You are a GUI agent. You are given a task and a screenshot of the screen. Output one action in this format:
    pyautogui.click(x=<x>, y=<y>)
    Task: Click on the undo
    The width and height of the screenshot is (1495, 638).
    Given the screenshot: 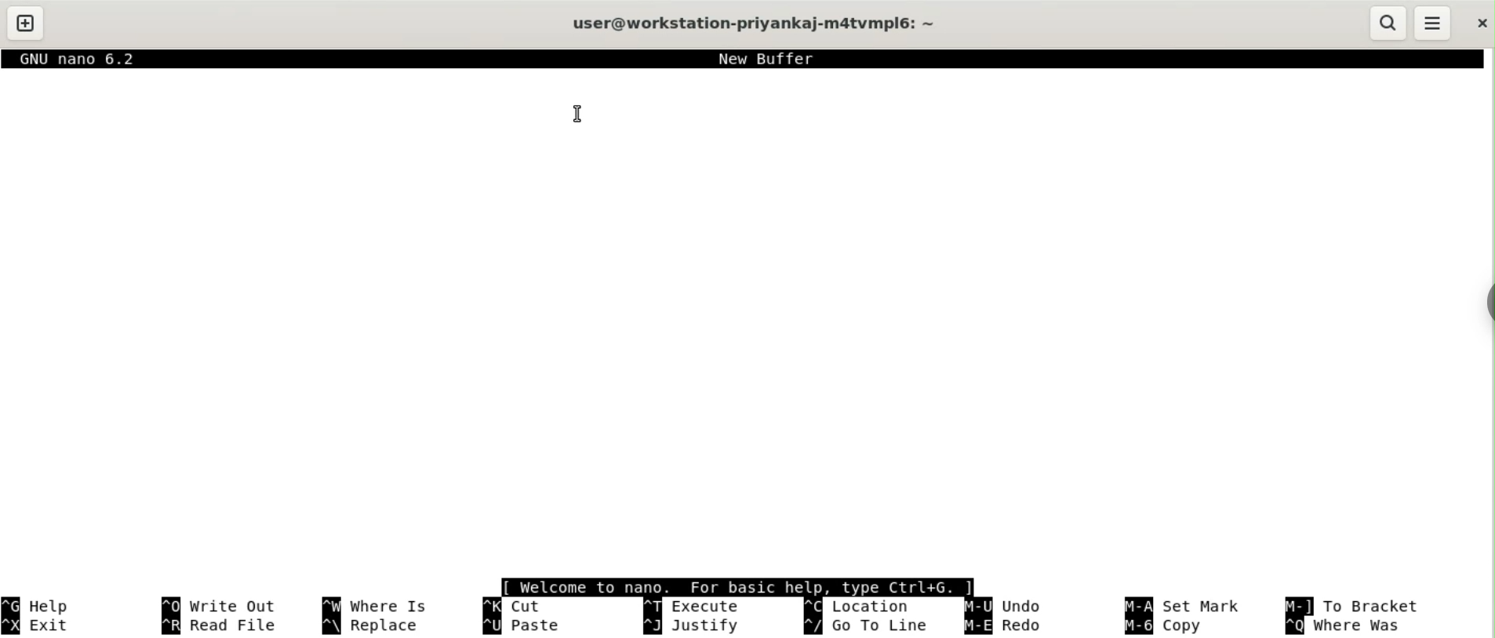 What is the action you would take?
    pyautogui.click(x=1005, y=606)
    